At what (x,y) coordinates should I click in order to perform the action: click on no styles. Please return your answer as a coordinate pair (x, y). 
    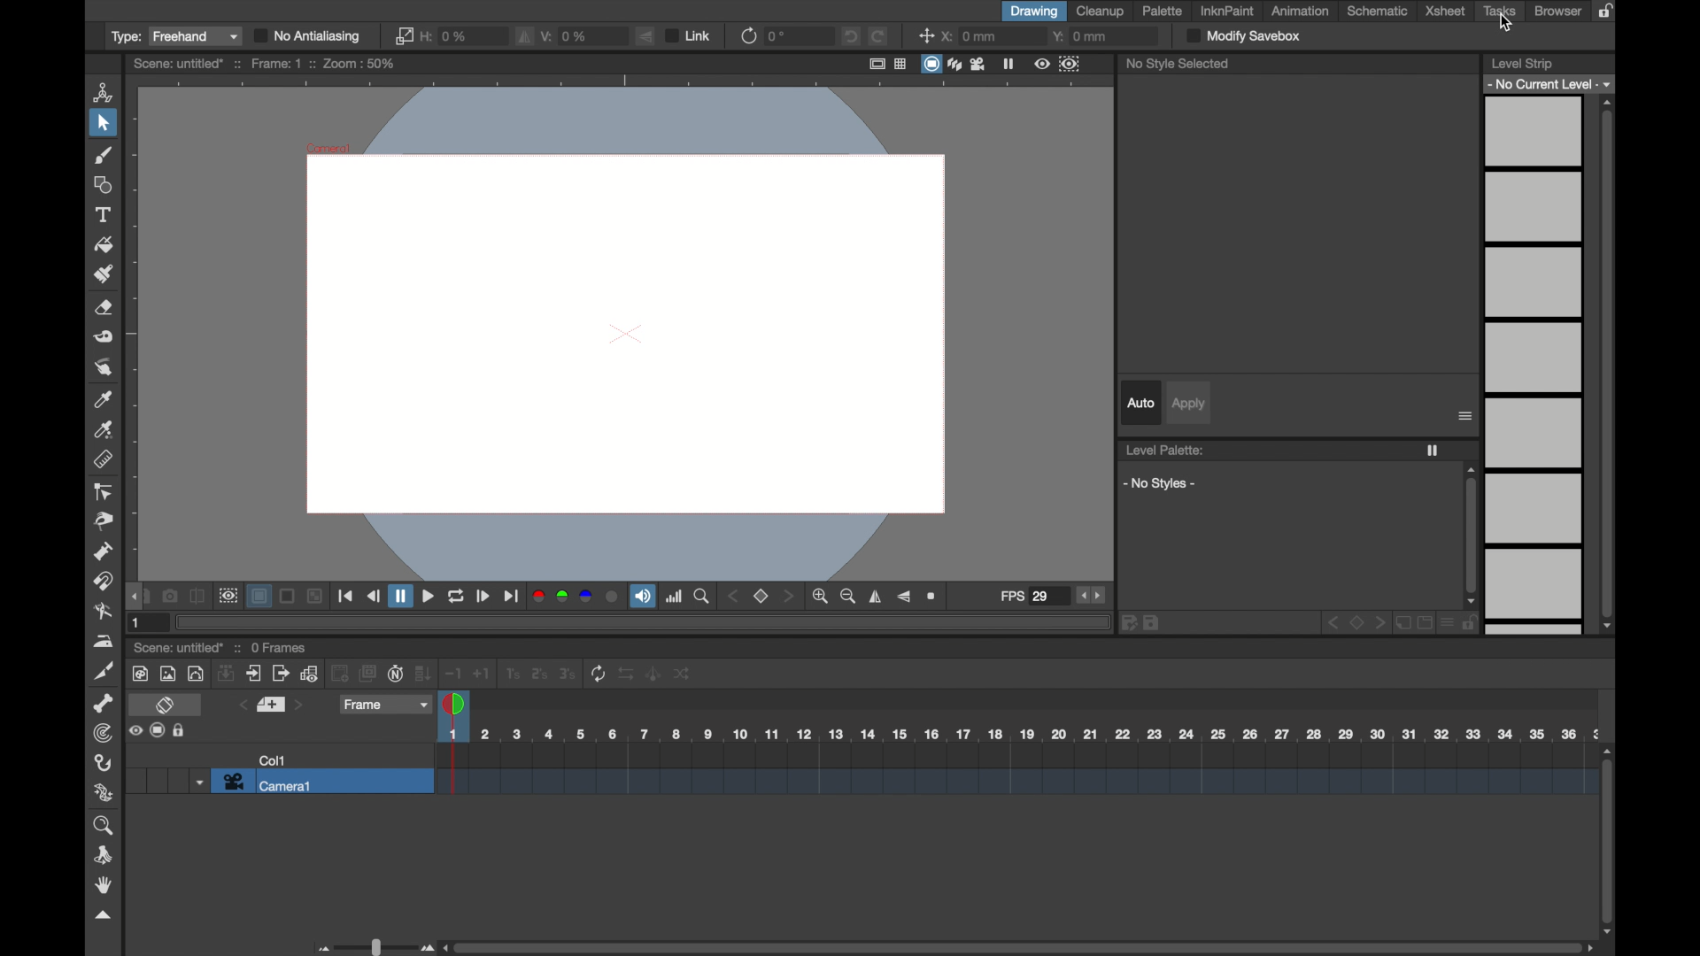
    Looking at the image, I should click on (1163, 483).